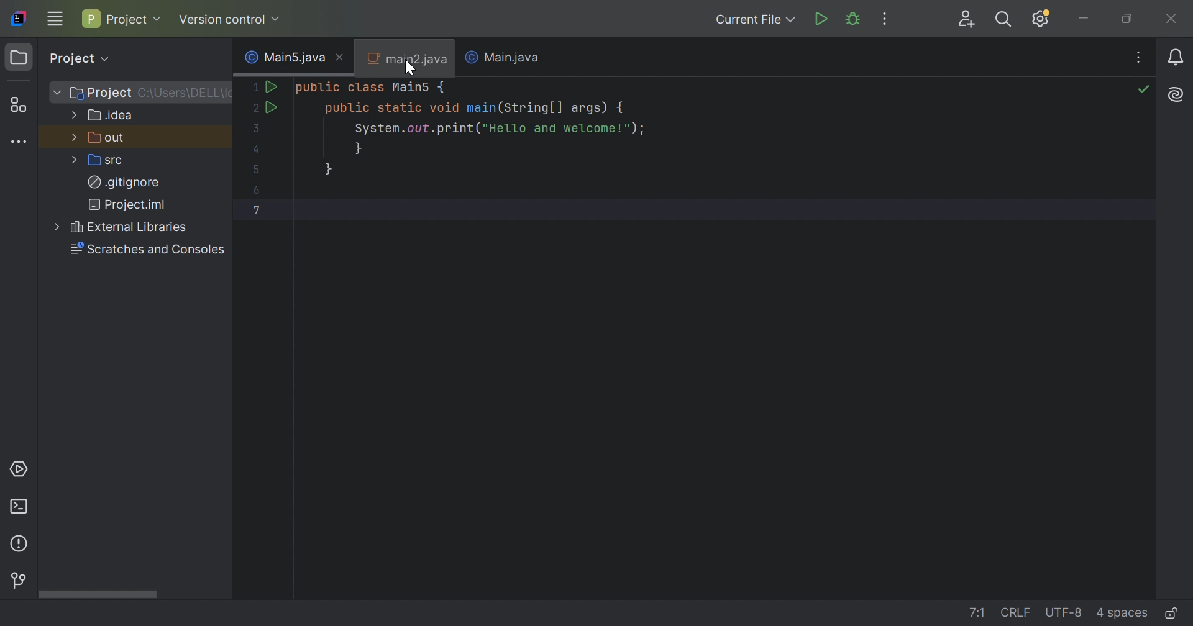 Image resolution: width=1193 pixels, height=626 pixels. I want to click on More Actions, so click(884, 18).